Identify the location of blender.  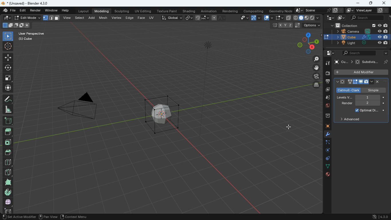
(24, 3).